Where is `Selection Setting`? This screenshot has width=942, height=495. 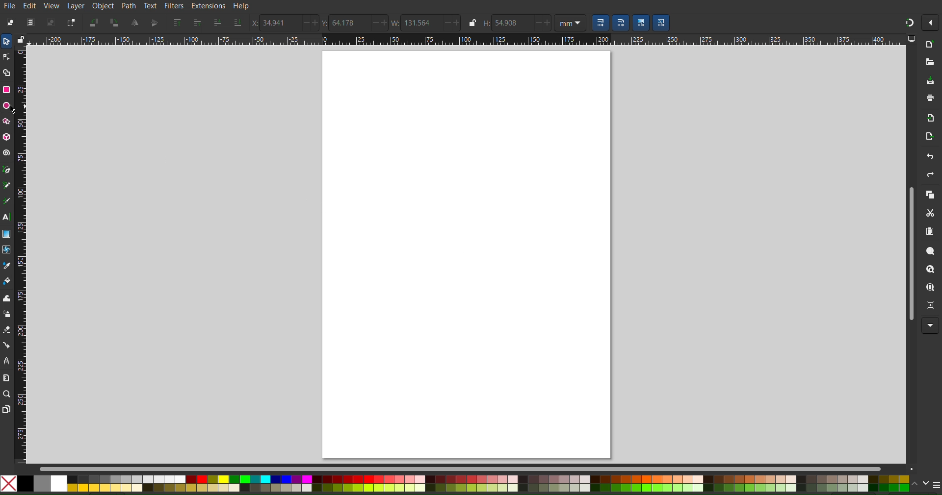
Selection Setting is located at coordinates (640, 22).